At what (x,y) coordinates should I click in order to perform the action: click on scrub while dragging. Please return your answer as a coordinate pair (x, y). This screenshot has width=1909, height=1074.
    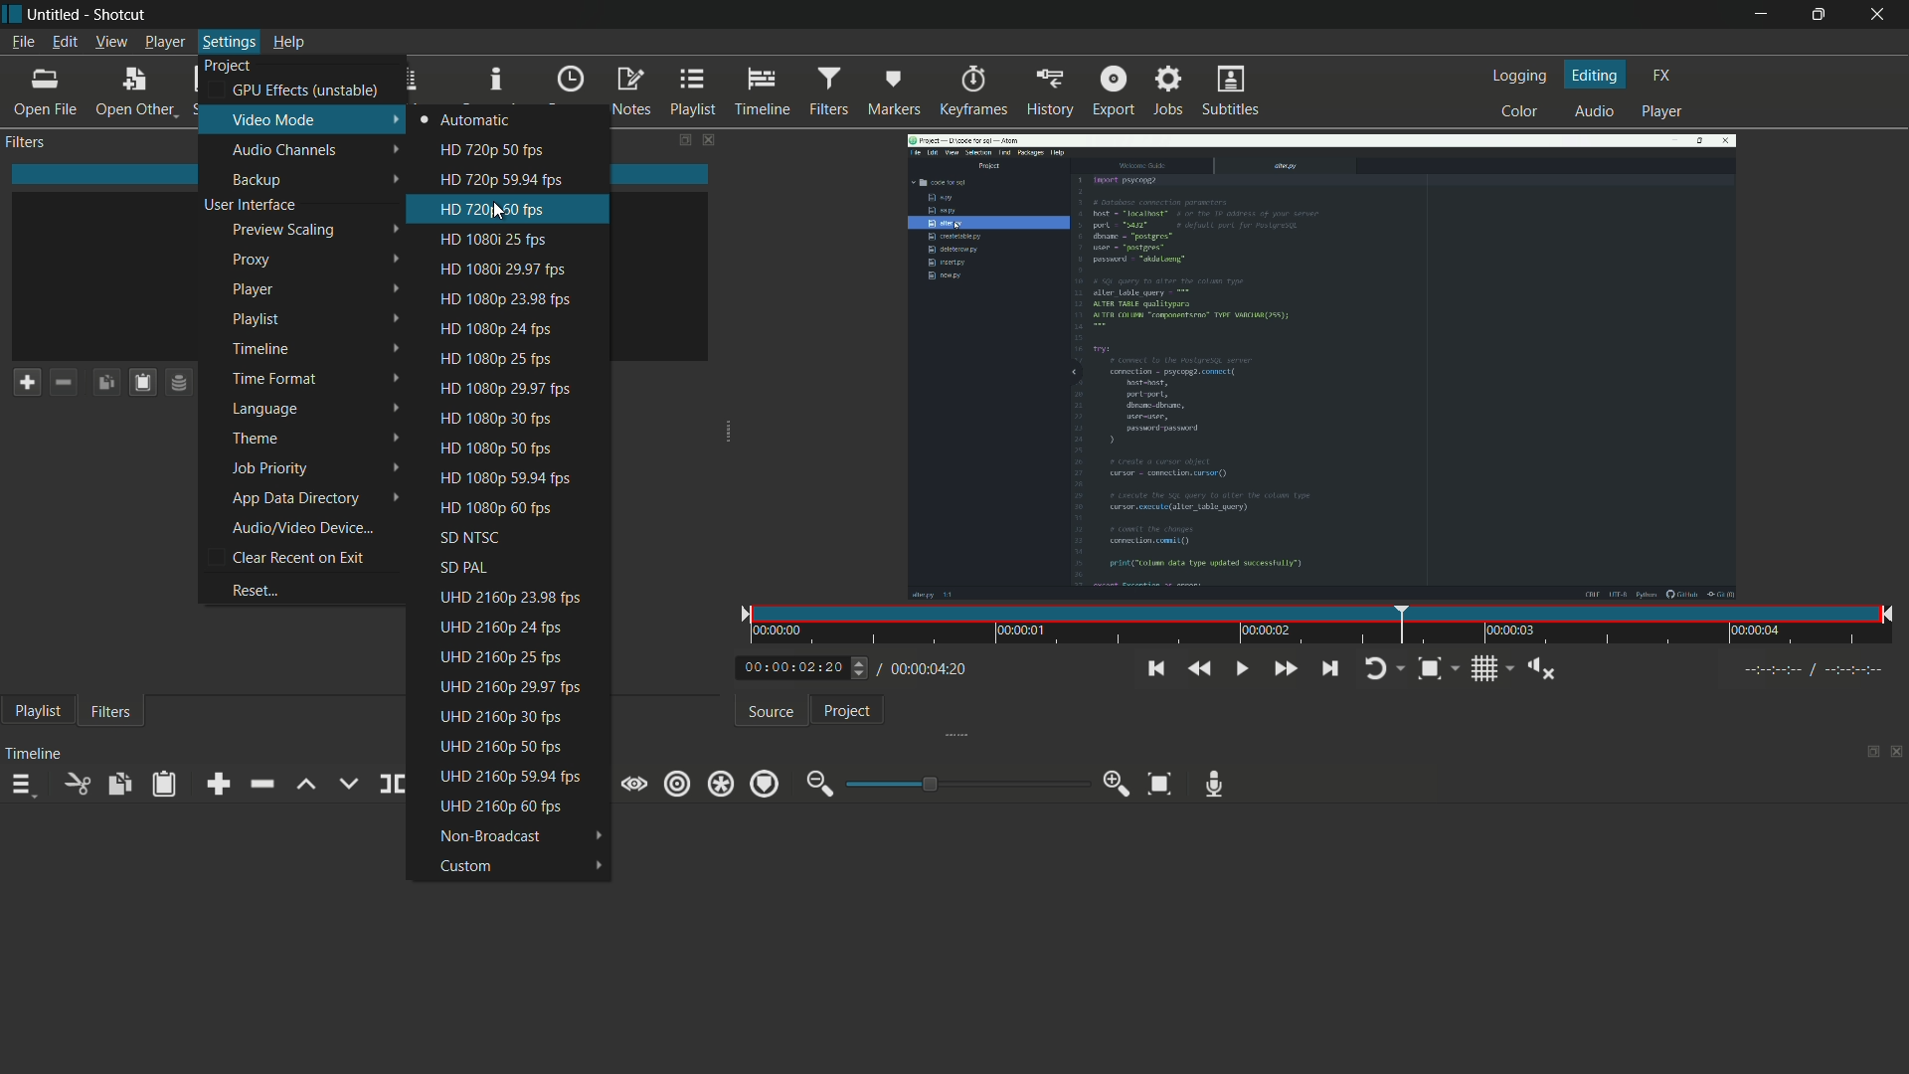
    Looking at the image, I should click on (635, 783).